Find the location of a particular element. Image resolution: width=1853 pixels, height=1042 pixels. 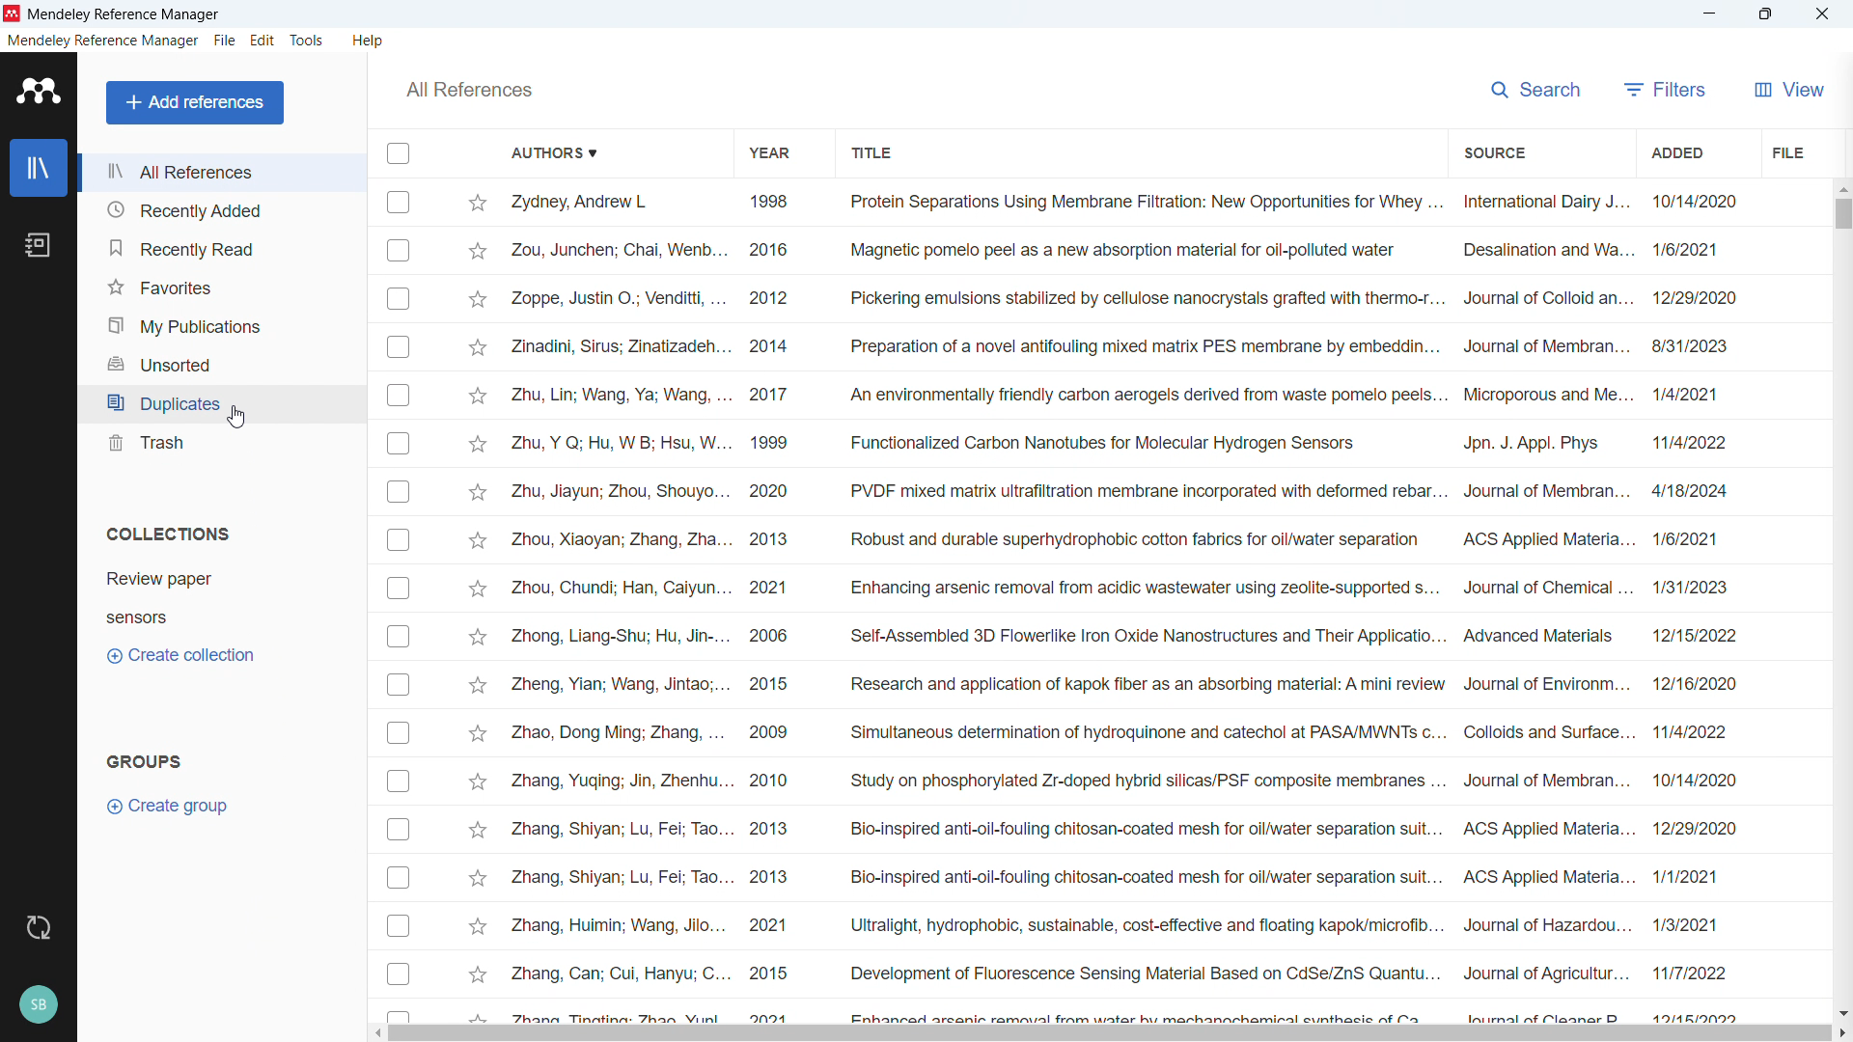

Sort by title  is located at coordinates (878, 152).